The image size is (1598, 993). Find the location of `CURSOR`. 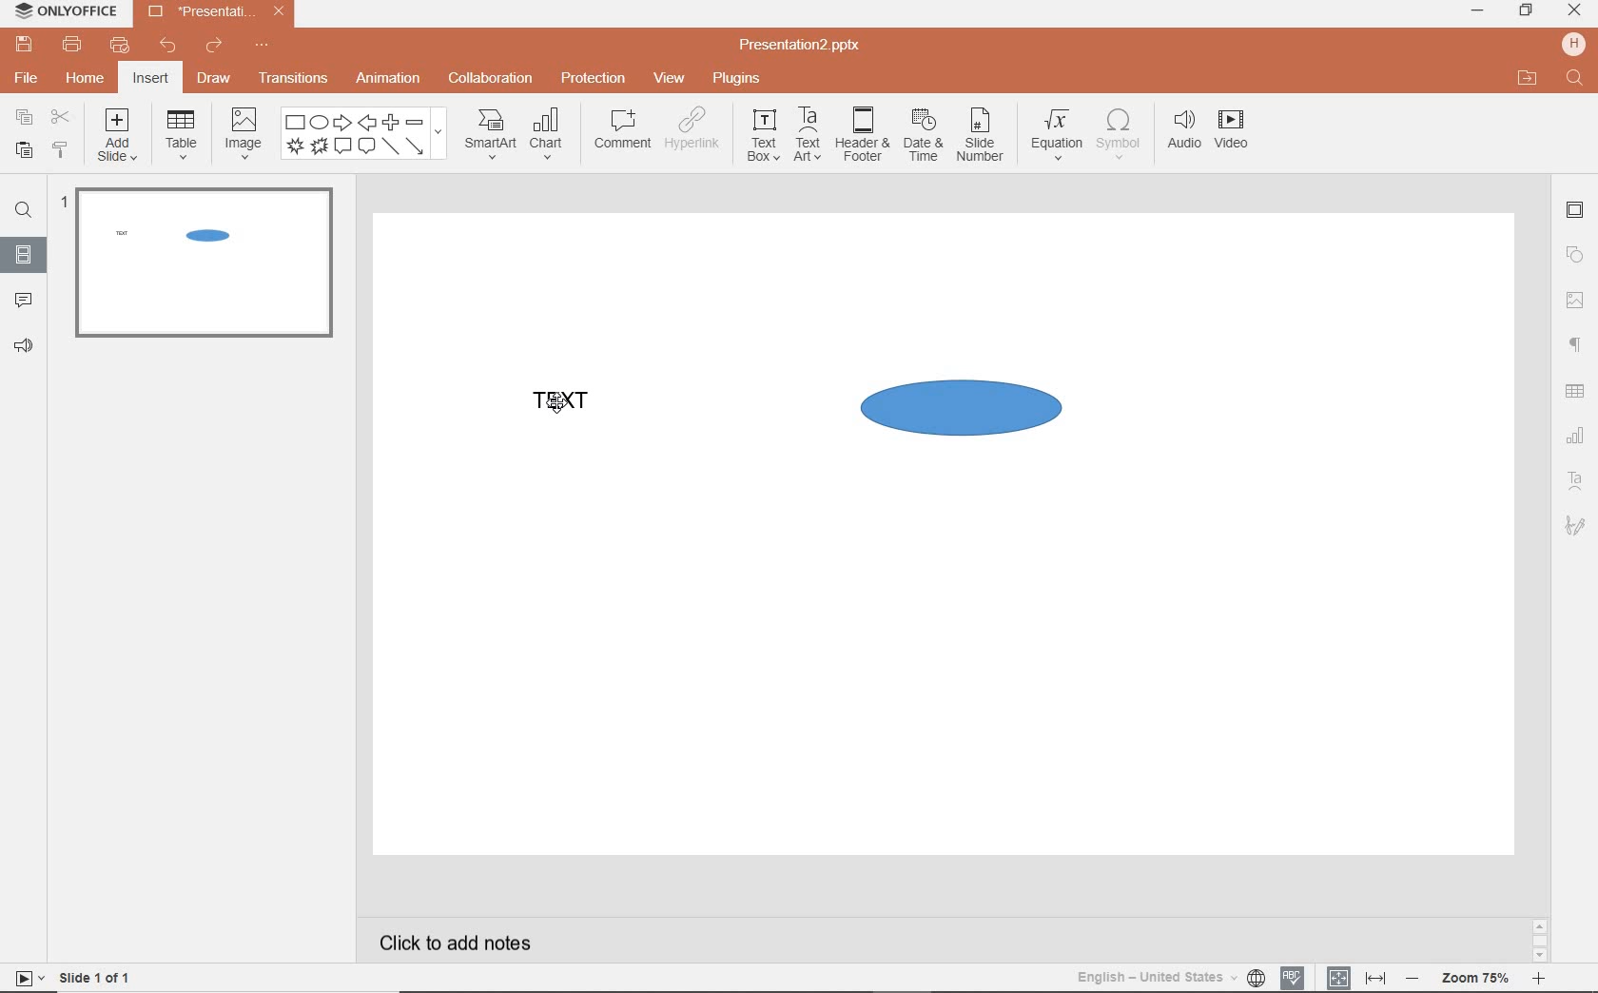

CURSOR is located at coordinates (558, 400).